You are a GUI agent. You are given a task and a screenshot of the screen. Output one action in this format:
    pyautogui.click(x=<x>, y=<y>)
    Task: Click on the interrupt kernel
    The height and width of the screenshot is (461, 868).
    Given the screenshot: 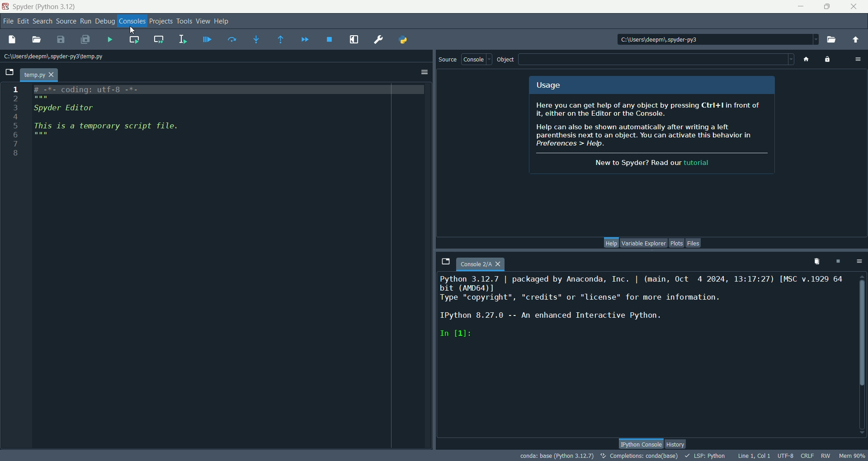 What is the action you would take?
    pyautogui.click(x=837, y=262)
    